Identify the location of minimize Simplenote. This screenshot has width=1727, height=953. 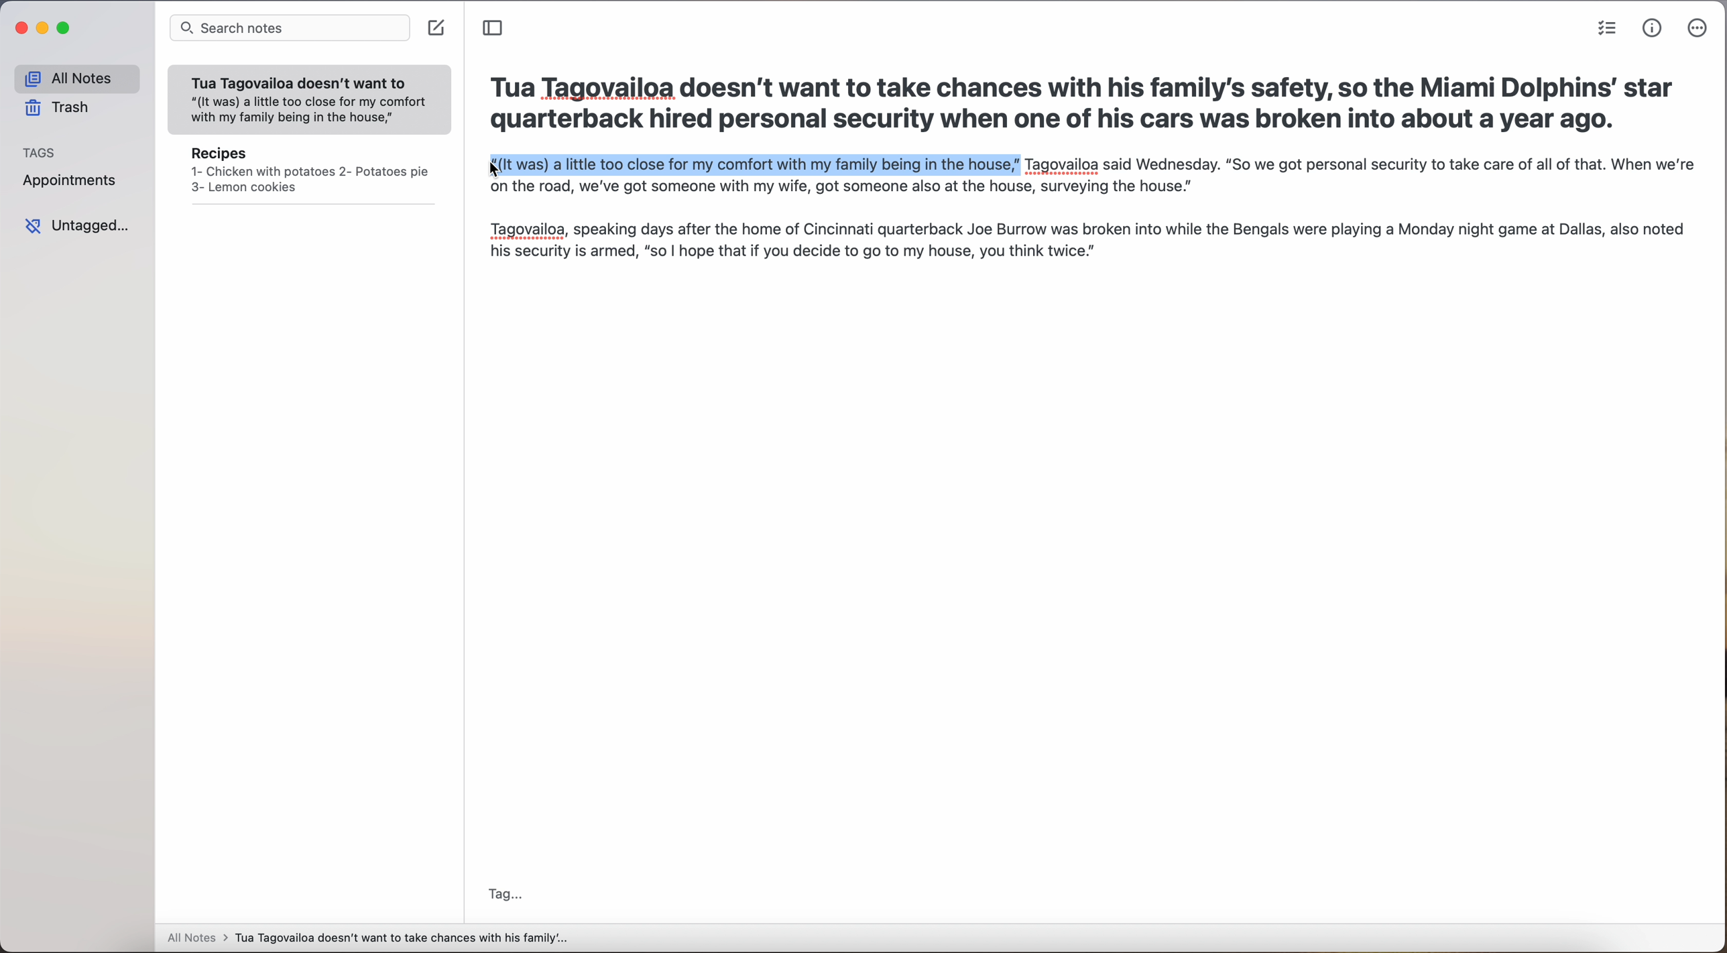
(44, 28).